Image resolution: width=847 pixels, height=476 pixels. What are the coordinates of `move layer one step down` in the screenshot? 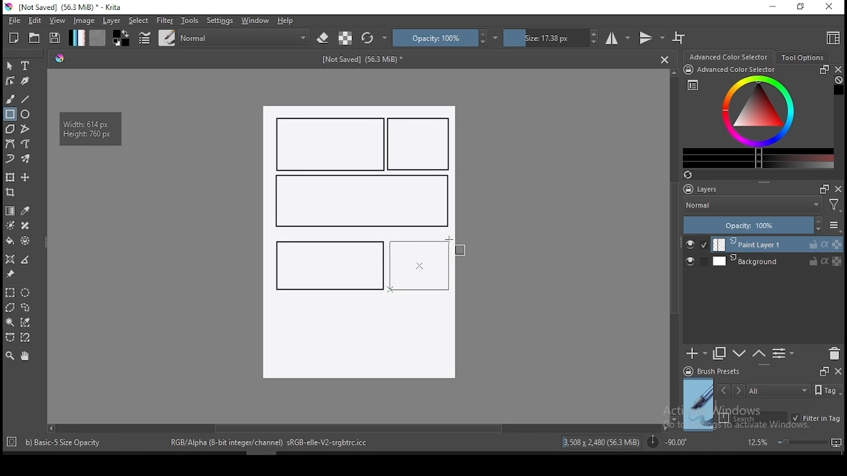 It's located at (759, 354).